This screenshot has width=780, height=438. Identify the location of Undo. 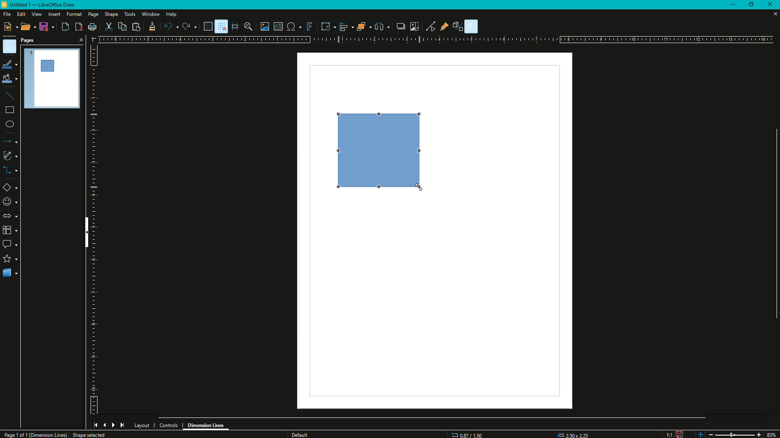
(171, 27).